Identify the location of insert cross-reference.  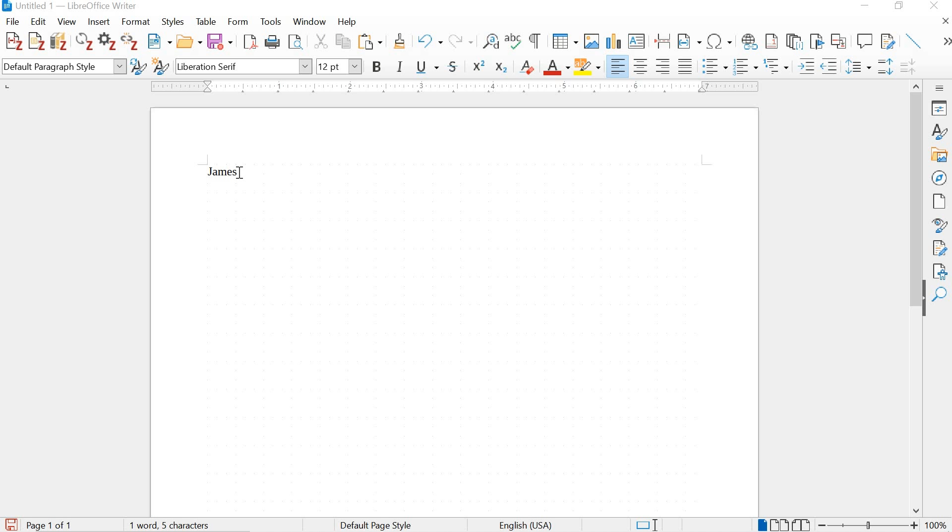
(839, 41).